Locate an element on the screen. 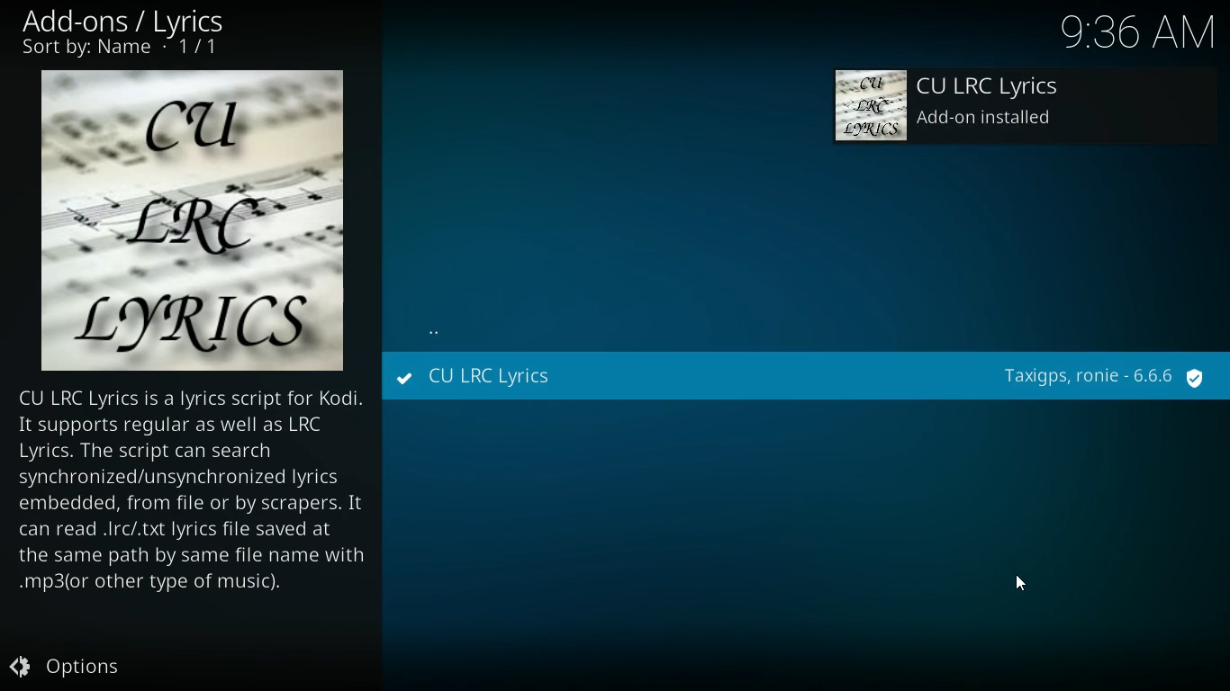  add-on installed is located at coordinates (1013, 112).